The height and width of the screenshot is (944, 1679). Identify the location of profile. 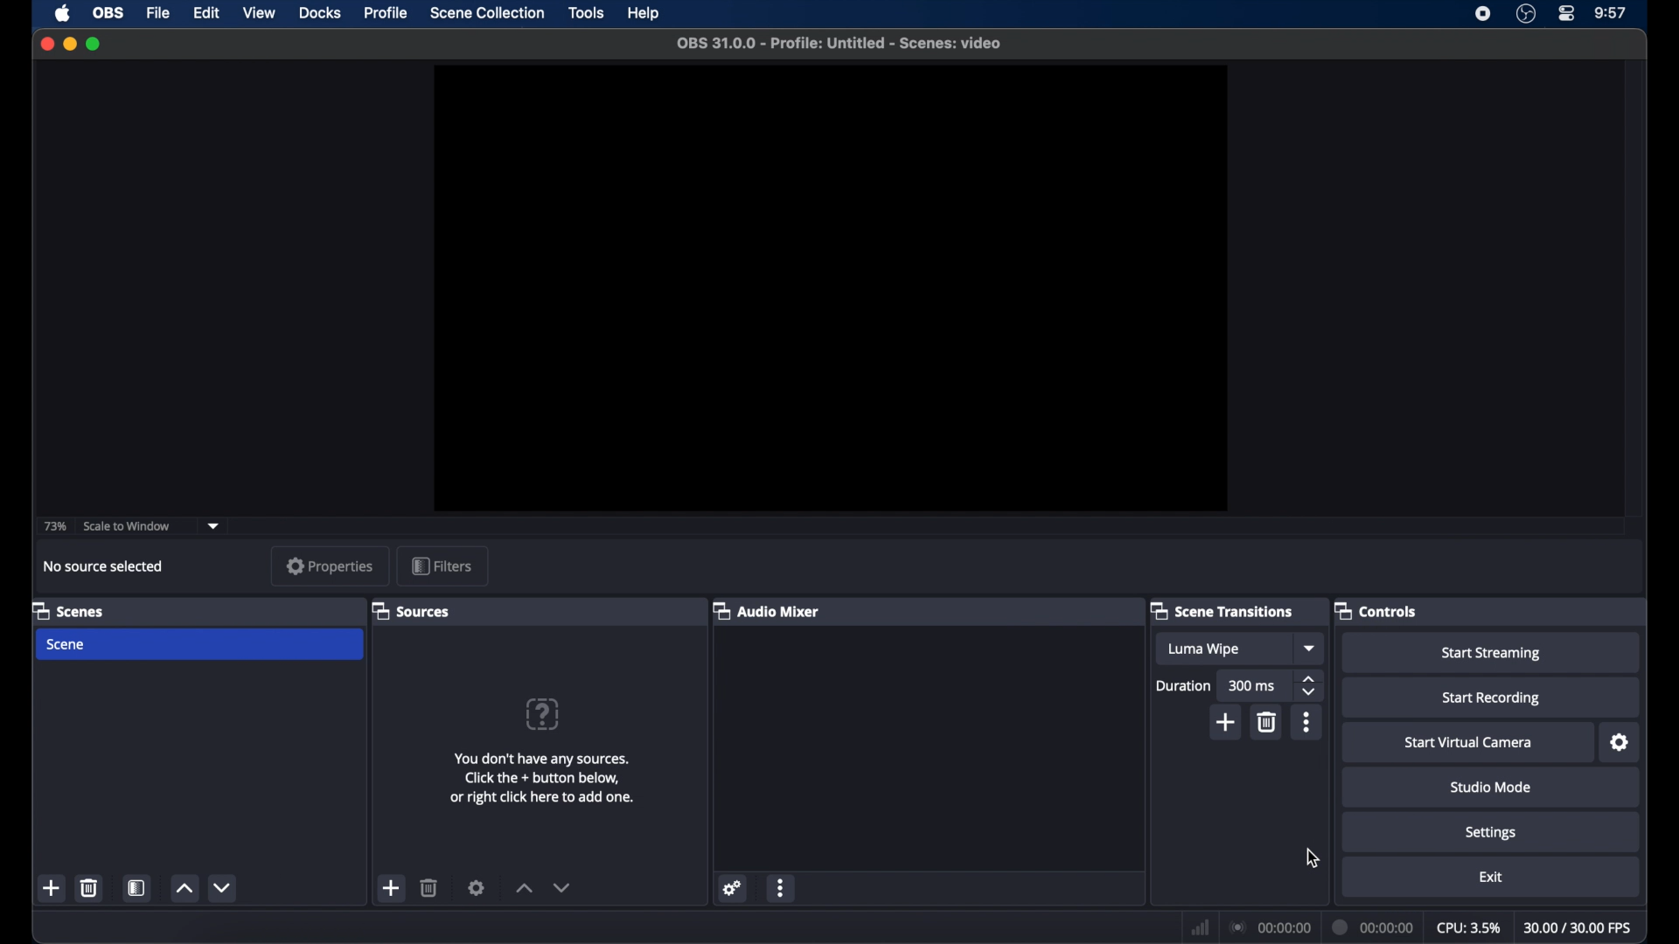
(387, 13).